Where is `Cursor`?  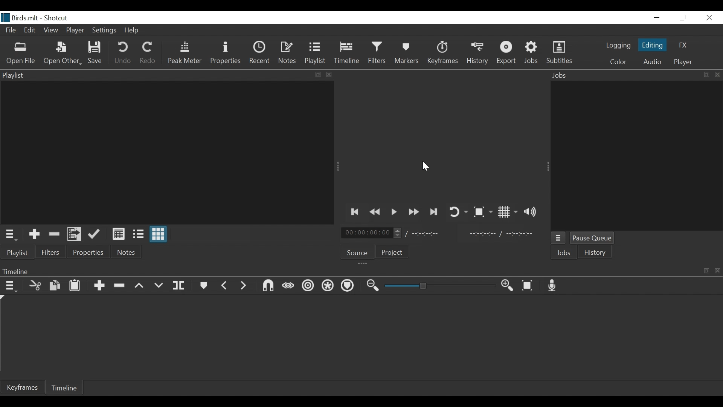 Cursor is located at coordinates (425, 166).